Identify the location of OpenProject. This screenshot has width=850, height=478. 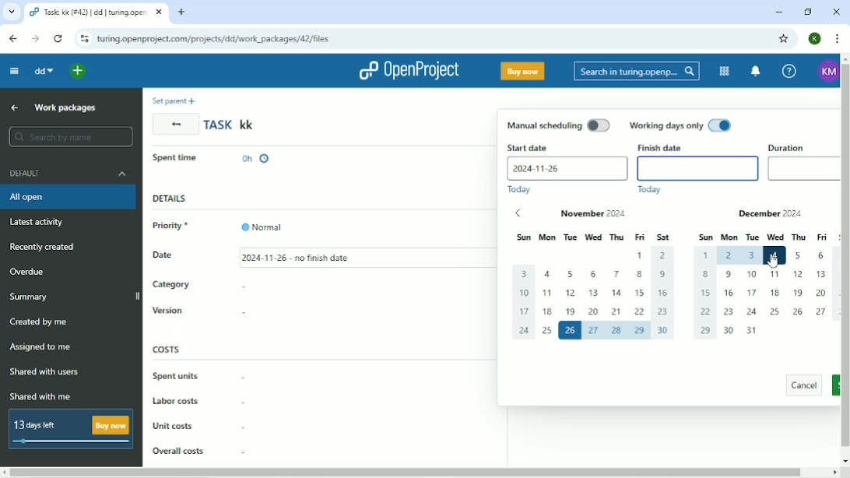
(408, 71).